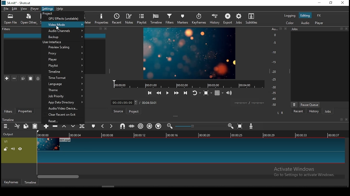 The image size is (350, 196). I want to click on play quickly backwards, so click(159, 92).